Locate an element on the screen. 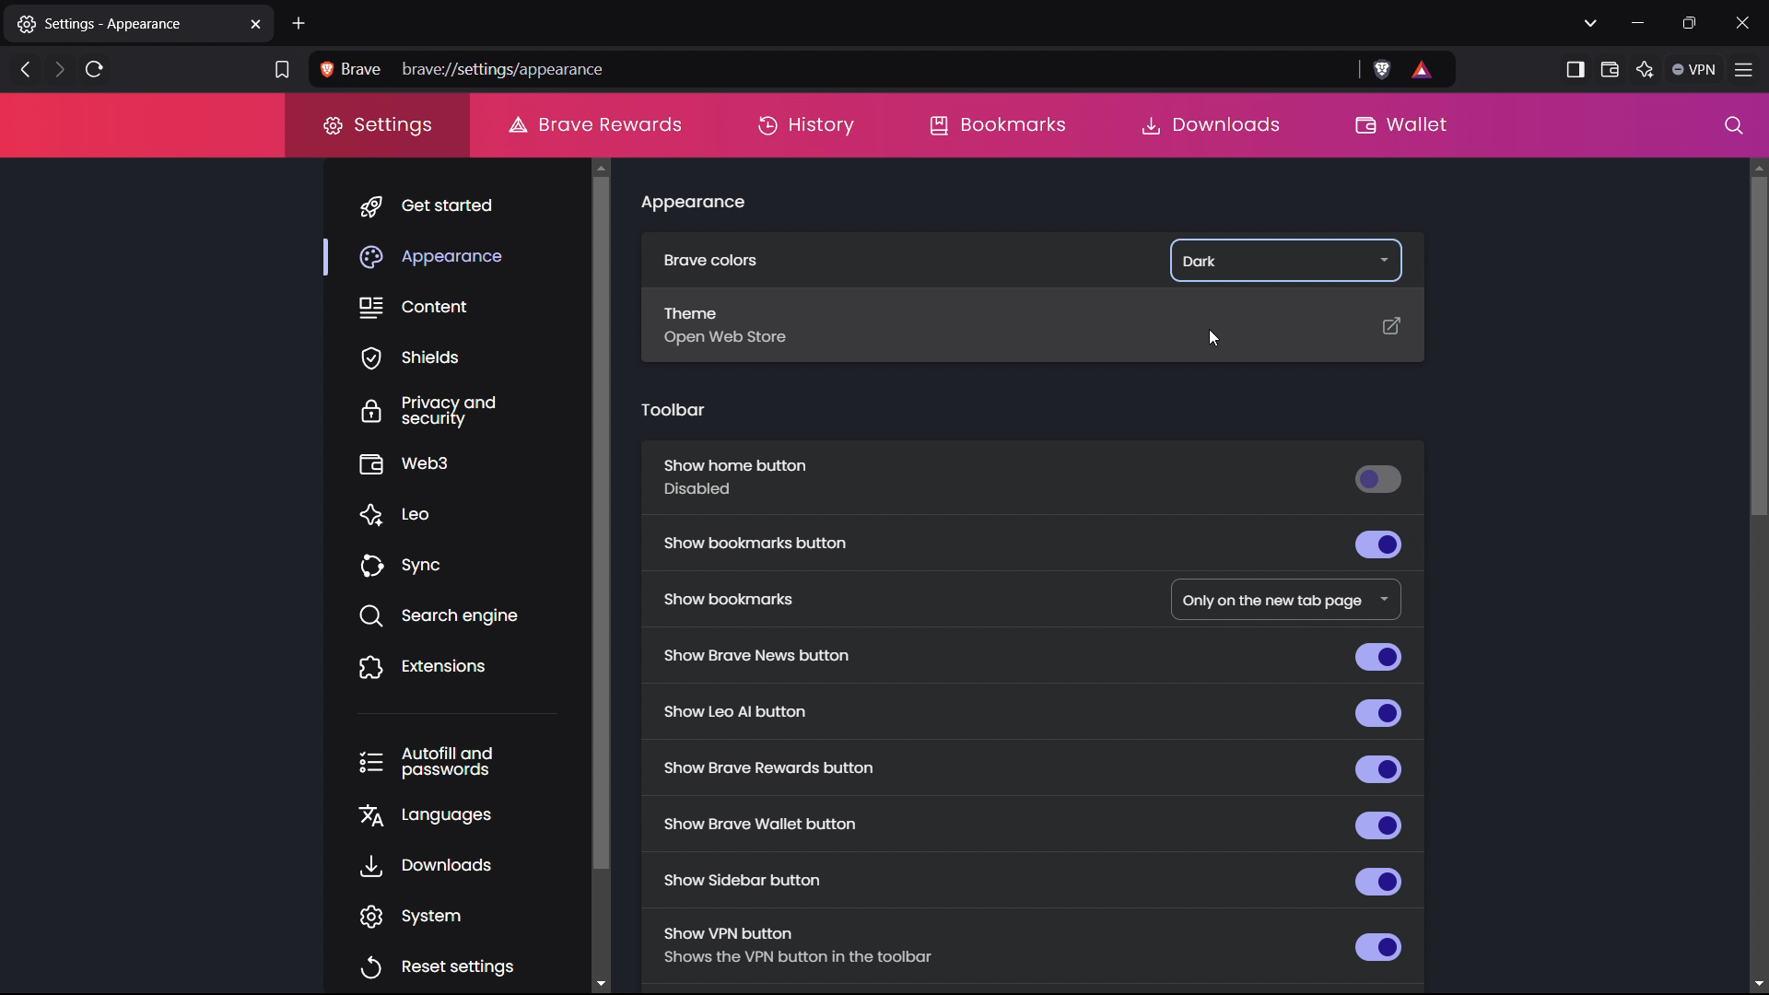 Image resolution: width=1769 pixels, height=995 pixels. vpn is located at coordinates (1695, 68).